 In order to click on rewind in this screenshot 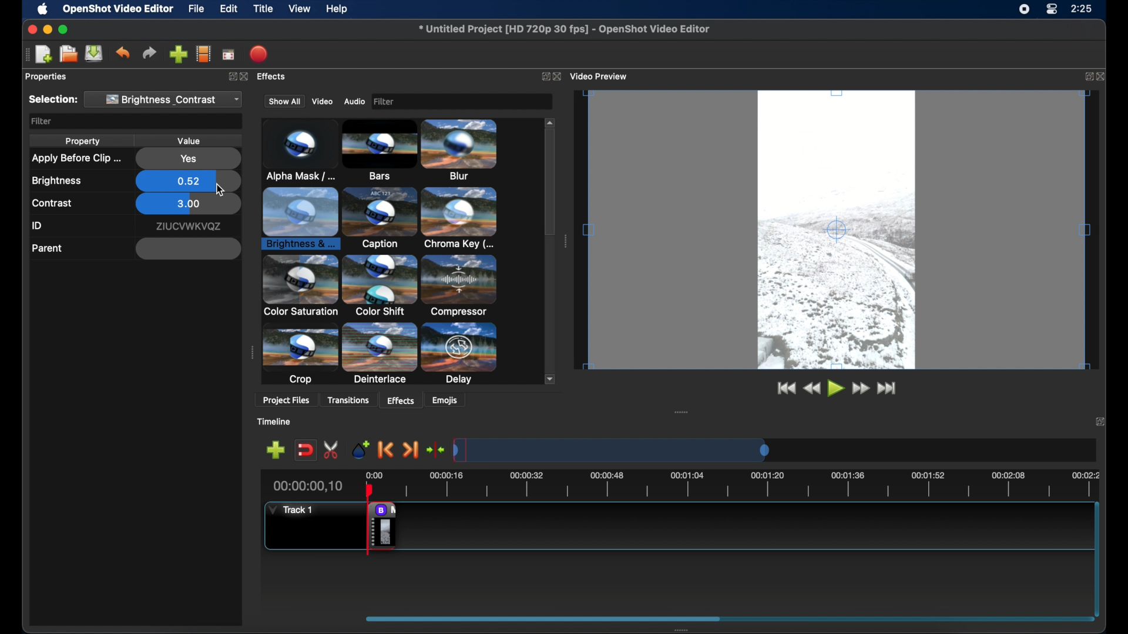, I will do `click(811, 389)`.